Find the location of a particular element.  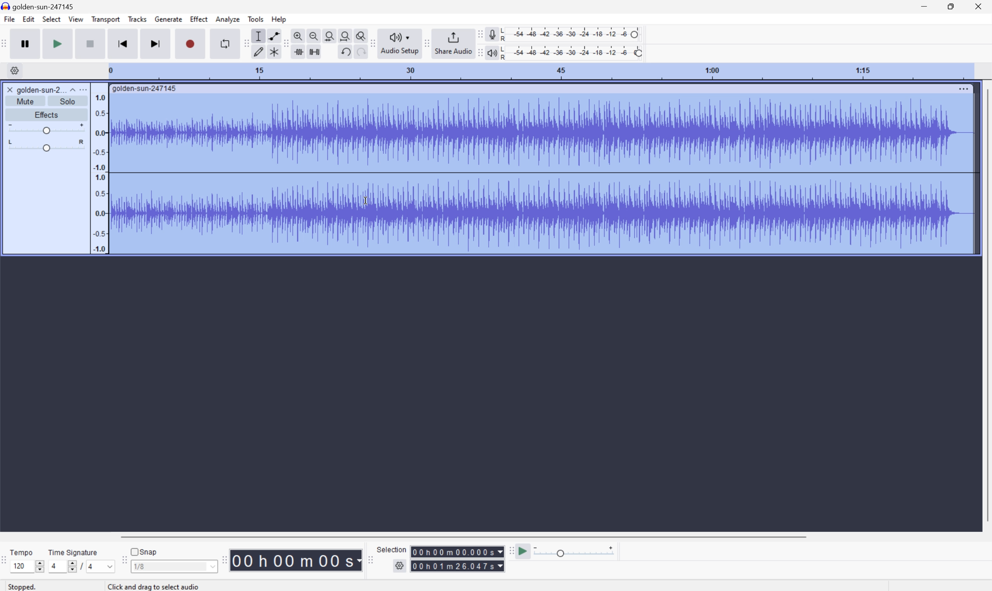

1/8 is located at coordinates (173, 566).